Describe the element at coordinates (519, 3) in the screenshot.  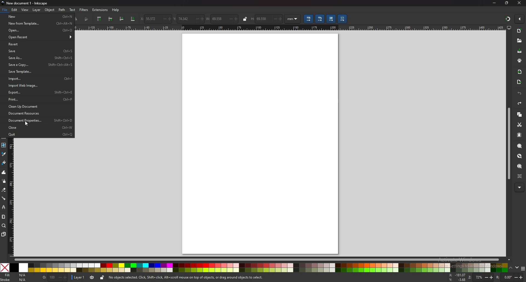
I see `close` at that location.